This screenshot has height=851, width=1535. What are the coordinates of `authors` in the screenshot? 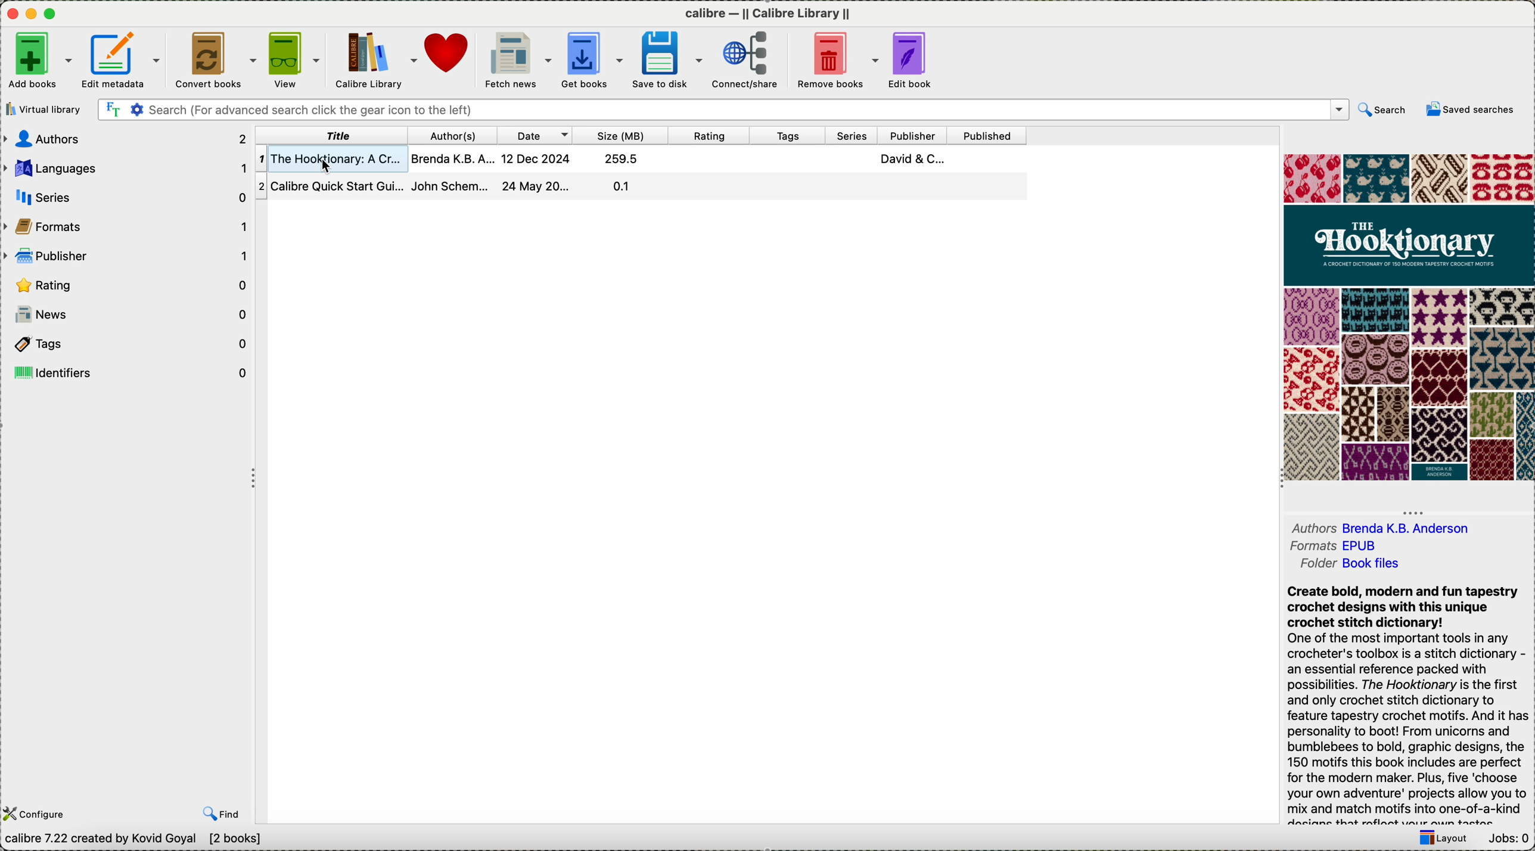 It's located at (126, 139).